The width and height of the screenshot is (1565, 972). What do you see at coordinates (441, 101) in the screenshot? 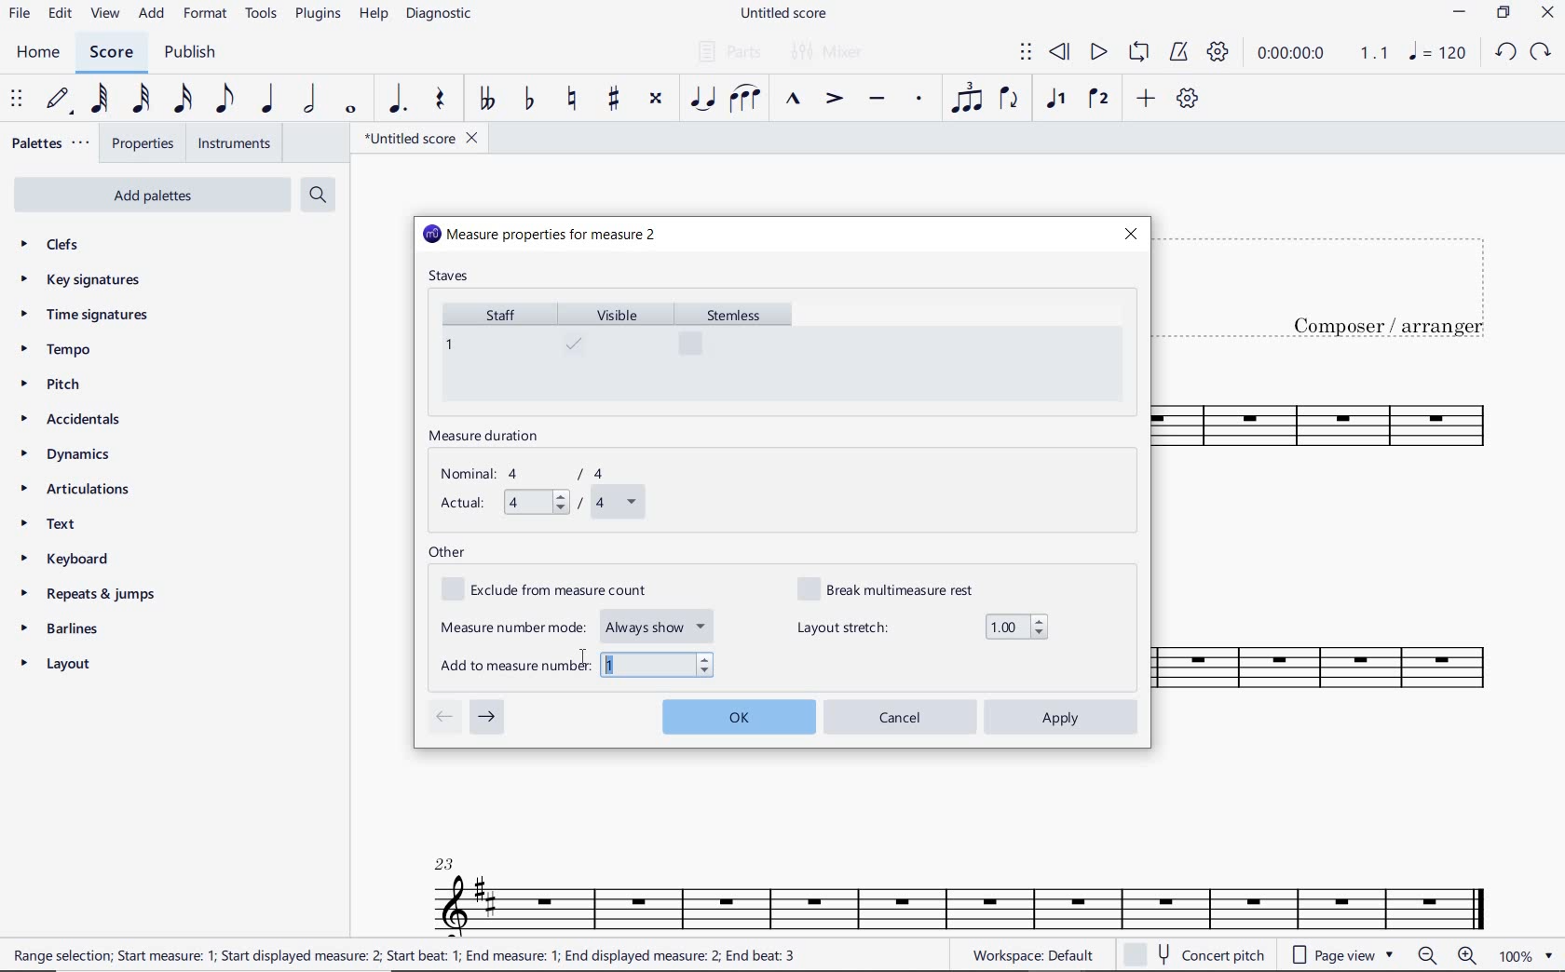
I see `REST` at bounding box center [441, 101].